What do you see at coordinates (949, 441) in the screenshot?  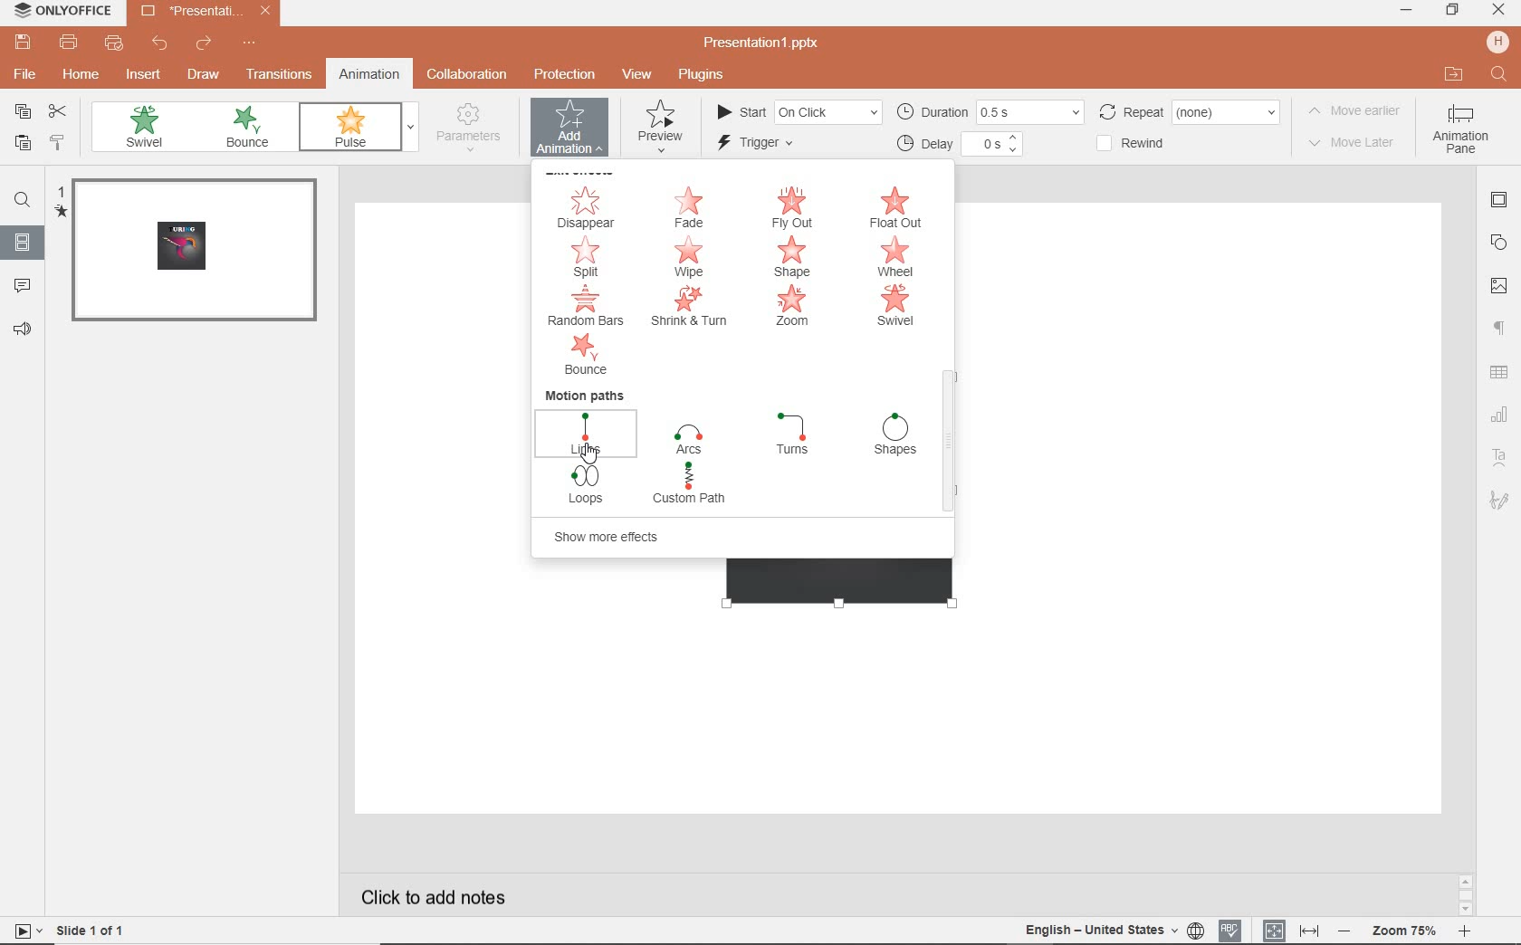 I see `scrollbar` at bounding box center [949, 441].